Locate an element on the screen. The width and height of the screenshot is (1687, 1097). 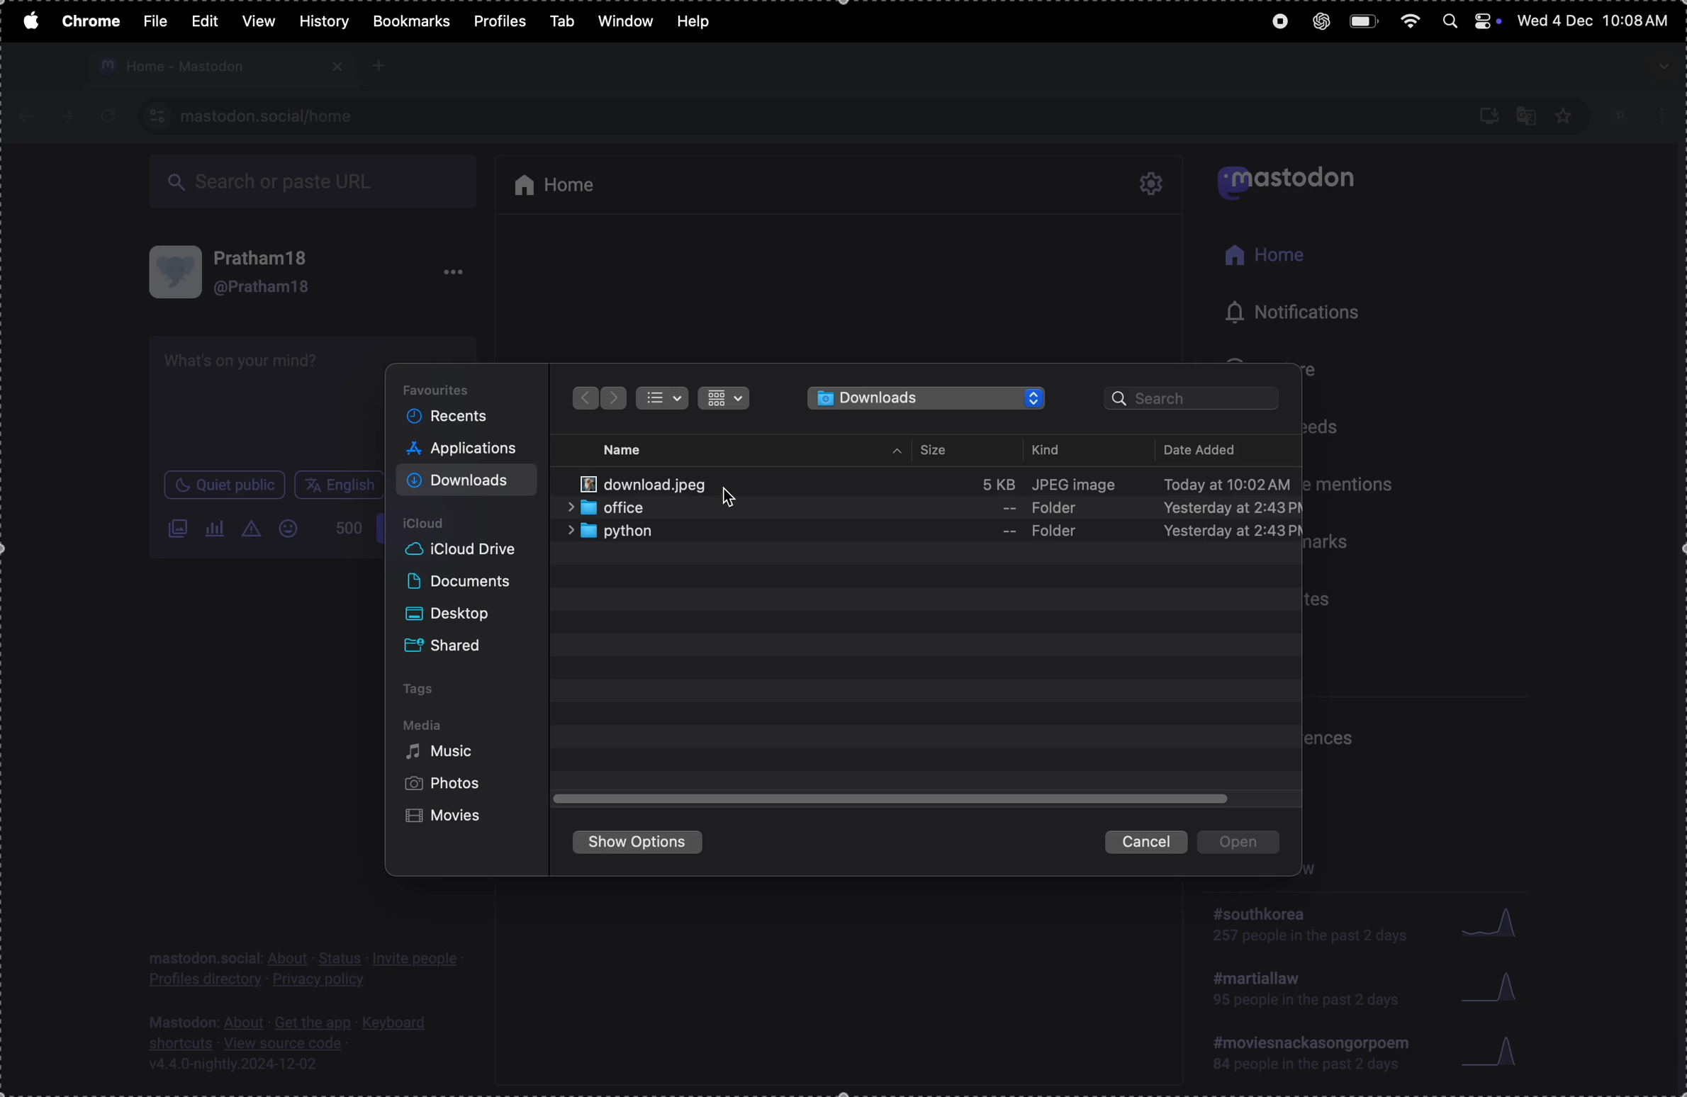
open is located at coordinates (1245, 845).